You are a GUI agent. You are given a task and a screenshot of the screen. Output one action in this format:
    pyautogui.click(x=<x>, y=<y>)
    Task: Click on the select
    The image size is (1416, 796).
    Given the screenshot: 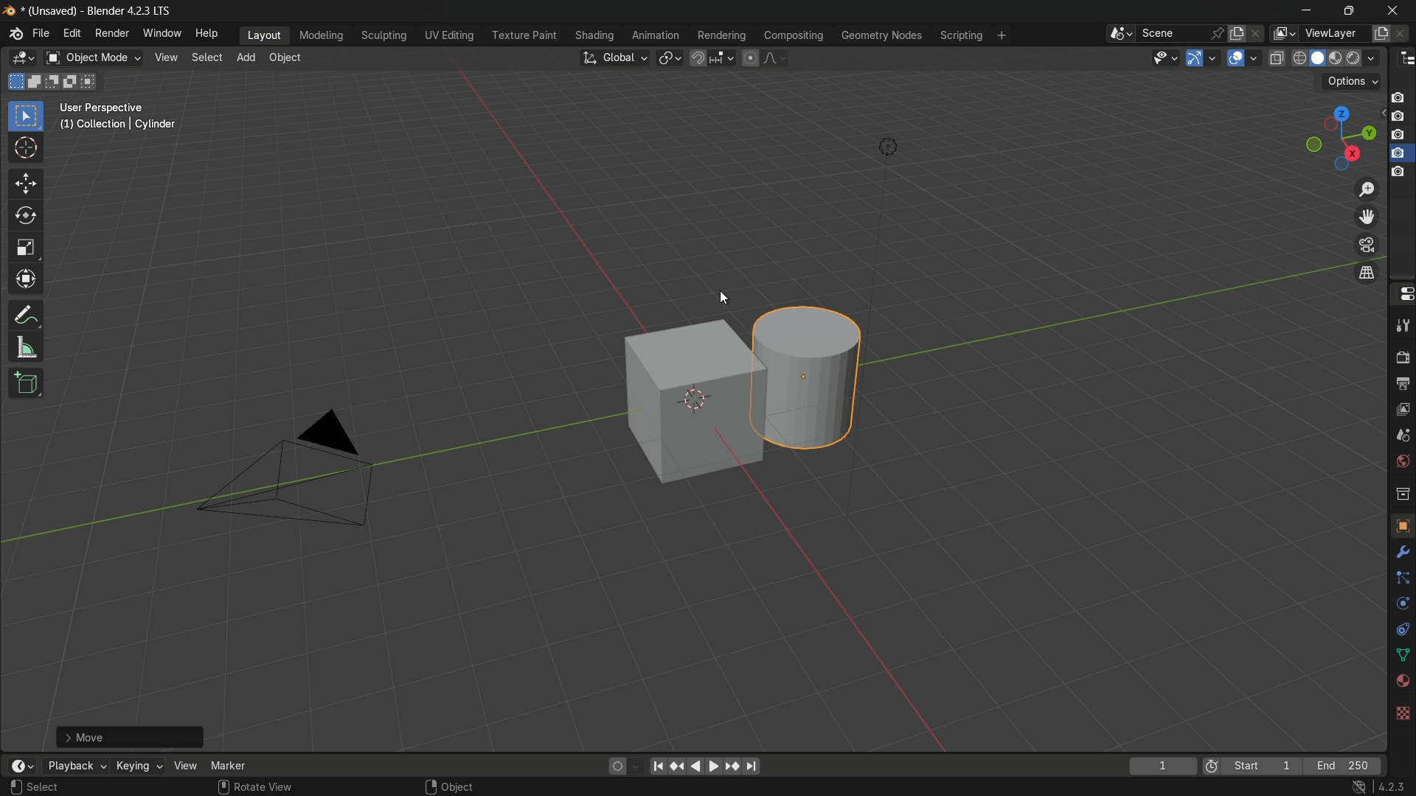 What is the action you would take?
    pyautogui.click(x=103, y=787)
    